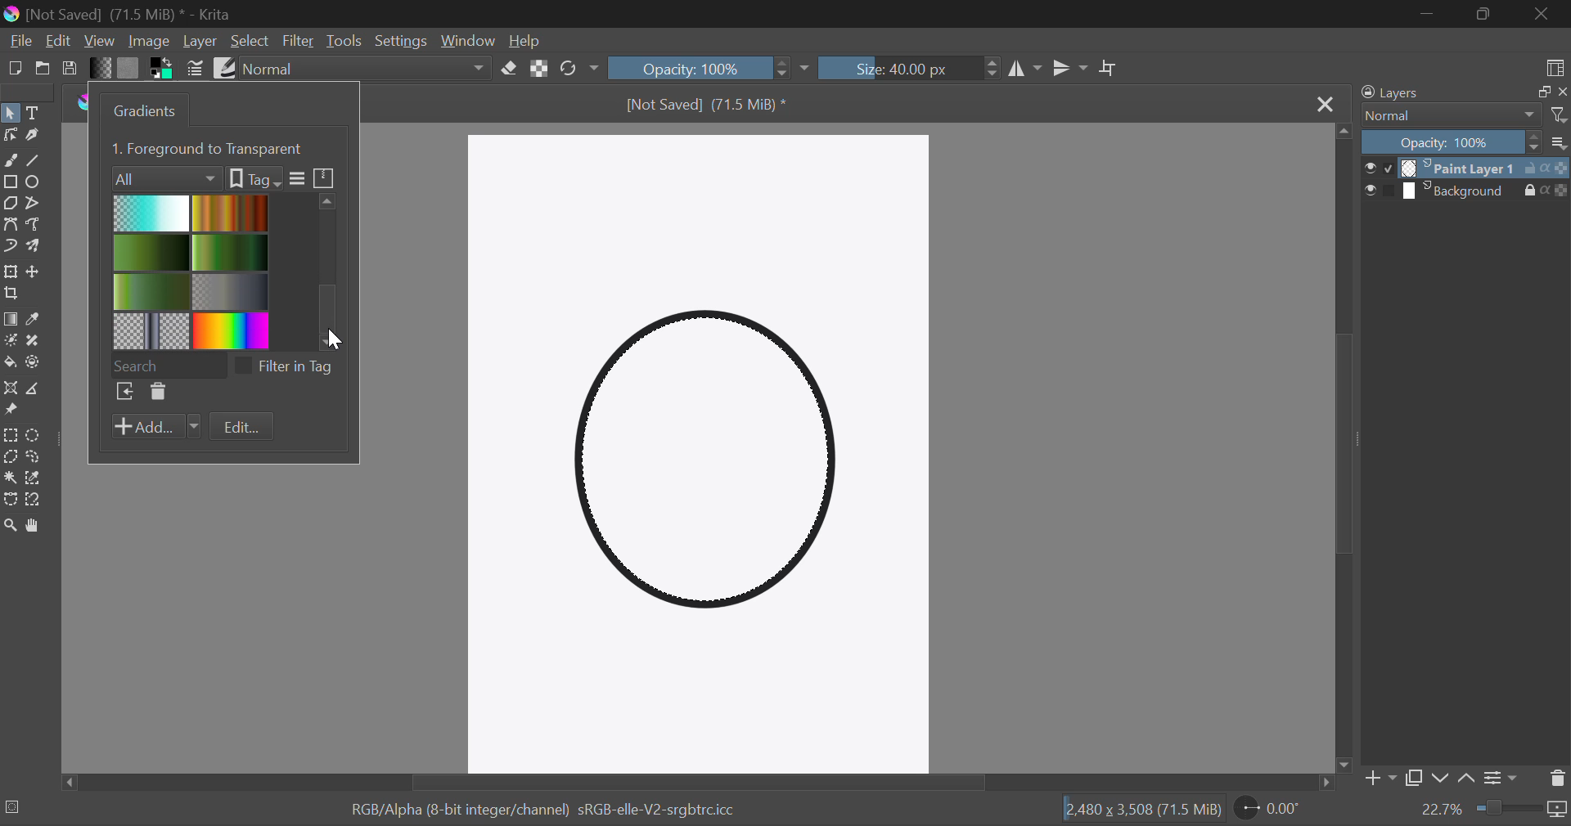  Describe the element at coordinates (1560, 812) in the screenshot. I see `icon` at that location.